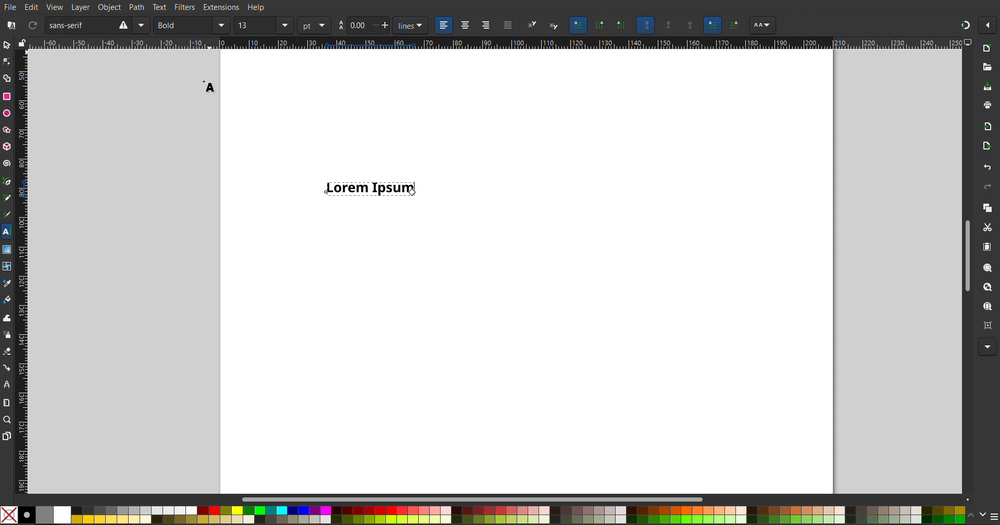 Image resolution: width=1000 pixels, height=525 pixels. What do you see at coordinates (7, 61) in the screenshot?
I see `Node Tools` at bounding box center [7, 61].